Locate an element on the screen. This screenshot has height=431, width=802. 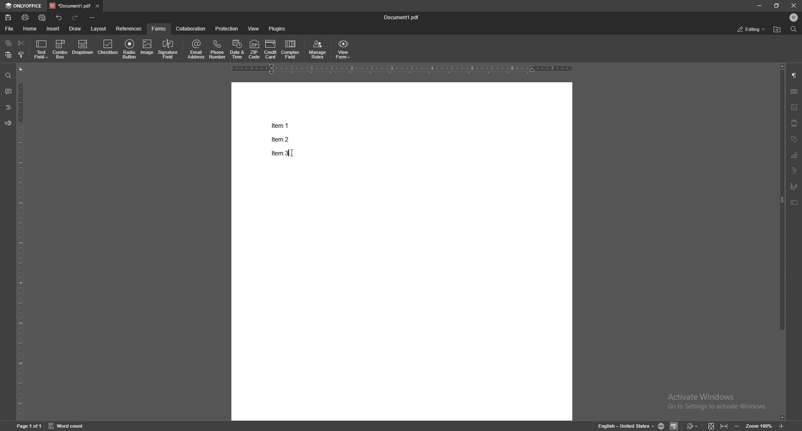
find location is located at coordinates (777, 30).